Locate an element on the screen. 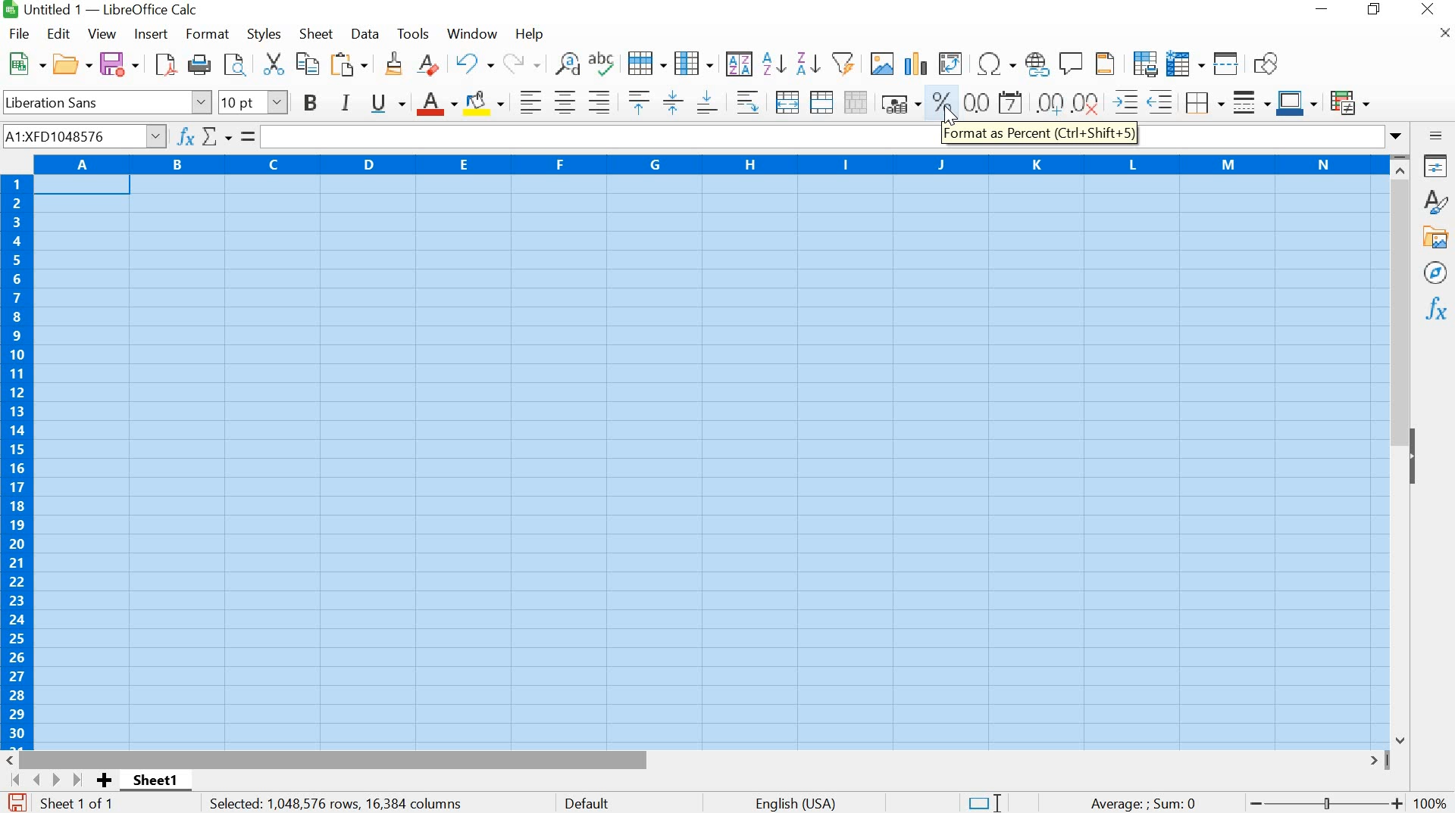 This screenshot has width=1455, height=813. UNDO is located at coordinates (473, 64).